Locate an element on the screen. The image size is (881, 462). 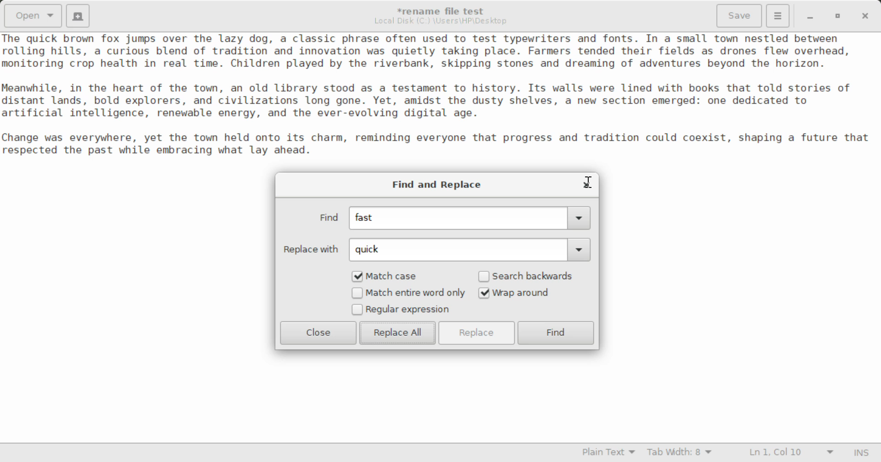
Text Replaced is located at coordinates (43, 38).